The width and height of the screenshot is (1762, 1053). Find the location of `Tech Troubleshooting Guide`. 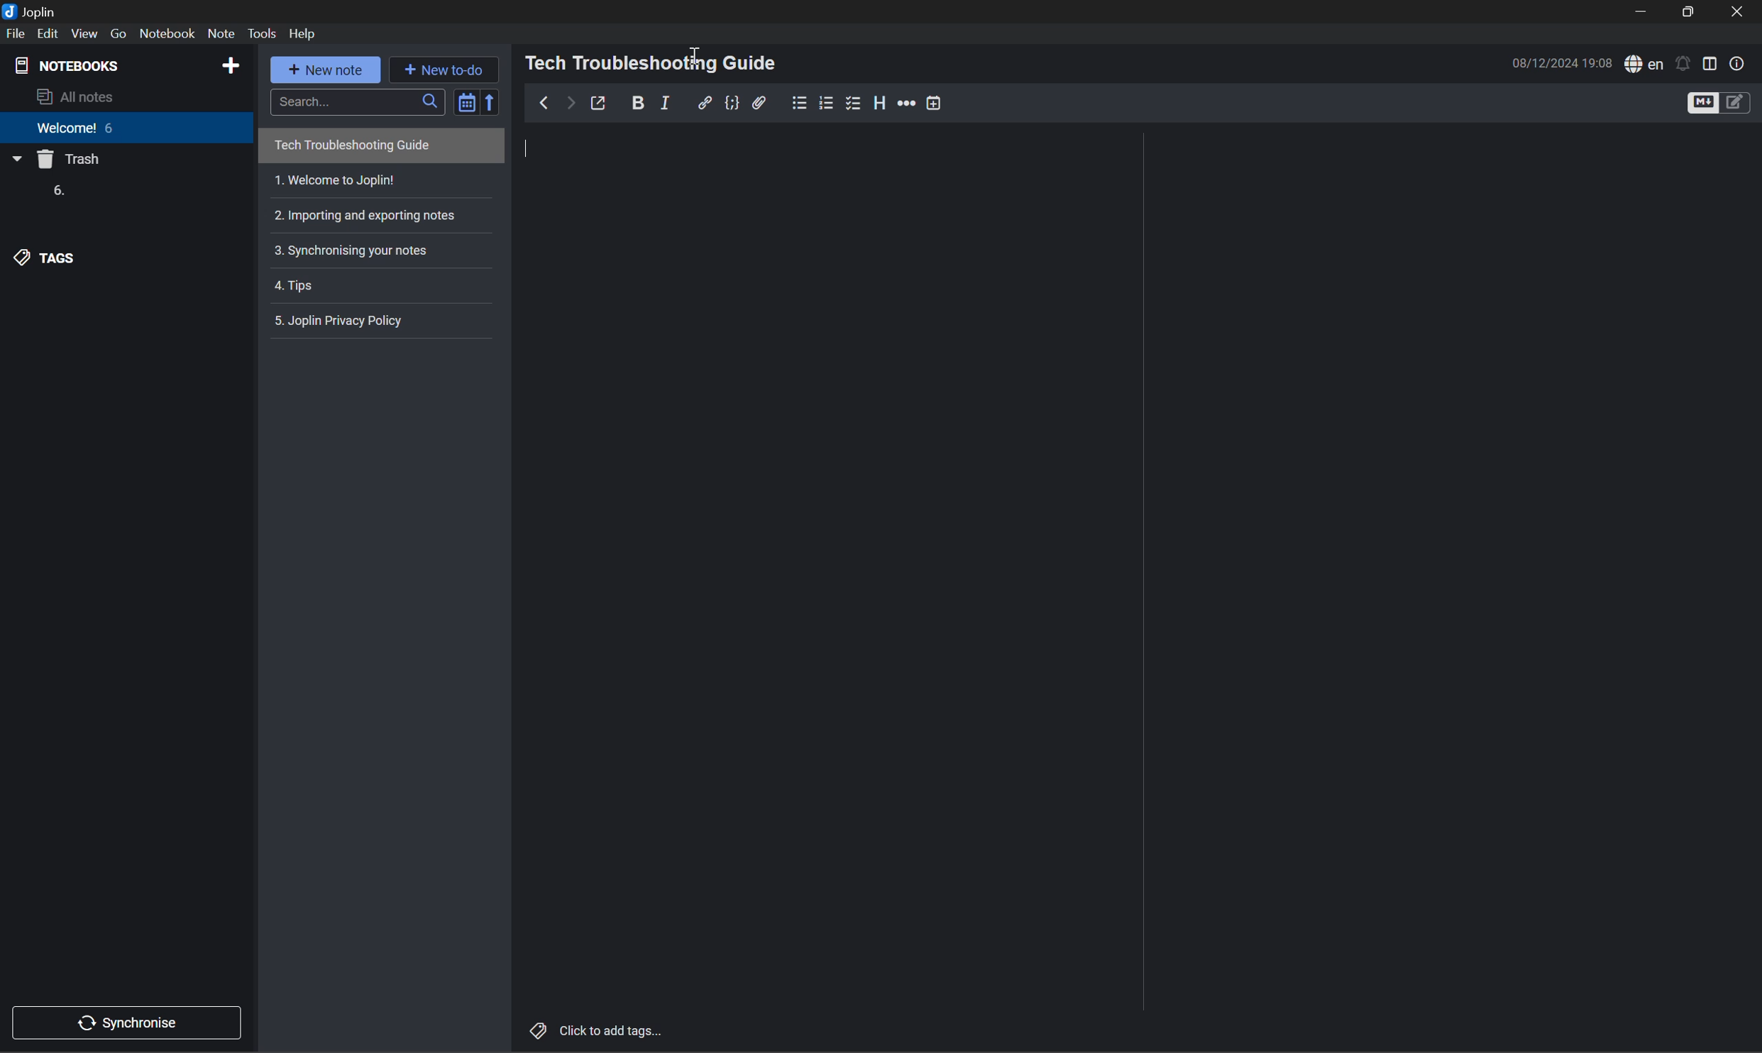

Tech Troubleshooting Guide is located at coordinates (653, 62).